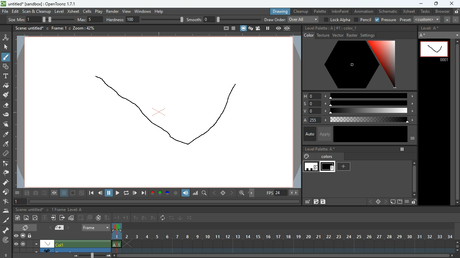 The width and height of the screenshot is (460, 258). I want to click on click, so click(6, 47).